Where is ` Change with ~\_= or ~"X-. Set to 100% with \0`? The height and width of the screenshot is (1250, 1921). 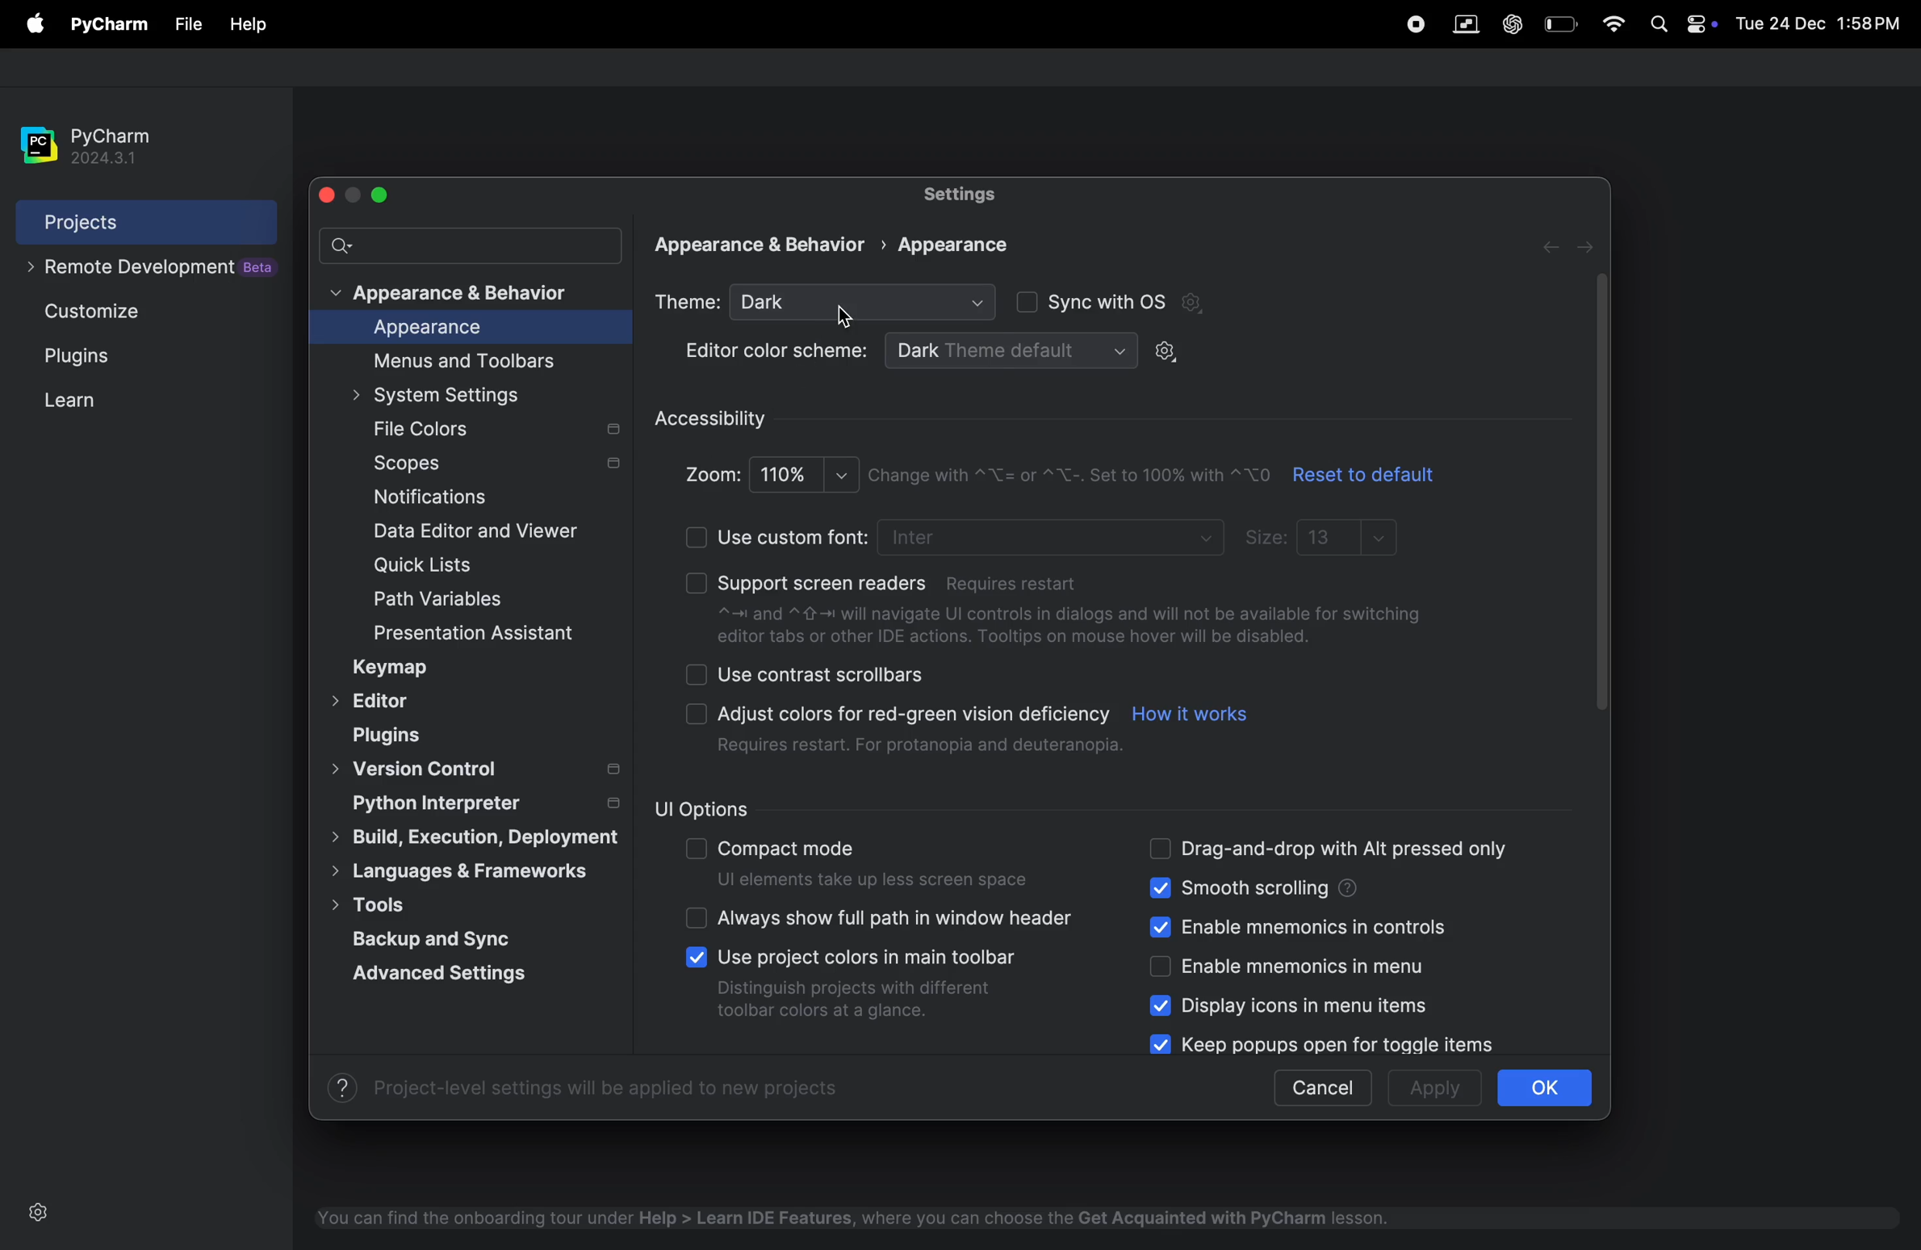  Change with ~\_= or ~"X-. Set to 100% with \0 is located at coordinates (1069, 475).